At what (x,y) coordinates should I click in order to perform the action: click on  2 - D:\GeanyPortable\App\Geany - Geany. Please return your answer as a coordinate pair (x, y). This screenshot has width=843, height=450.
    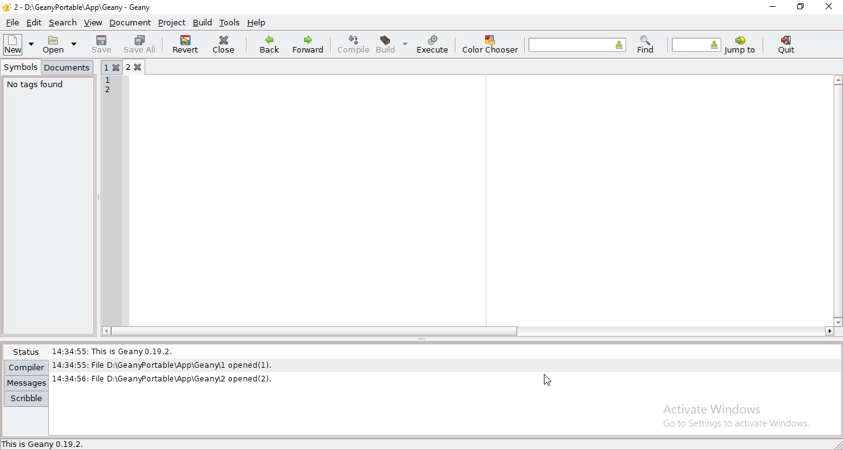
    Looking at the image, I should click on (85, 7).